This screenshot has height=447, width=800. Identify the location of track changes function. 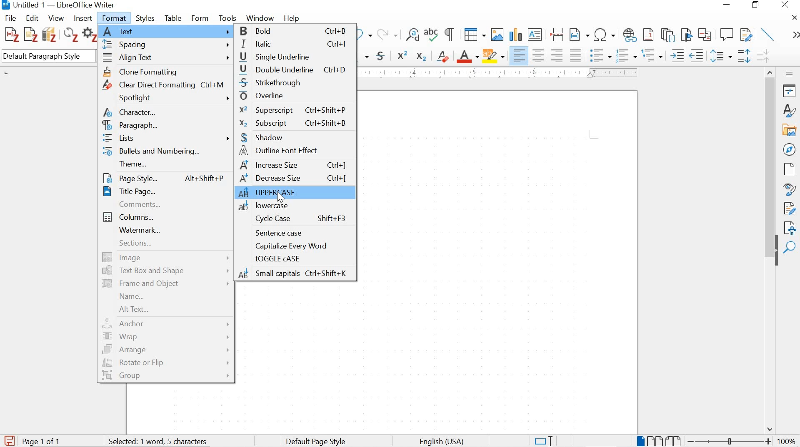
(745, 34).